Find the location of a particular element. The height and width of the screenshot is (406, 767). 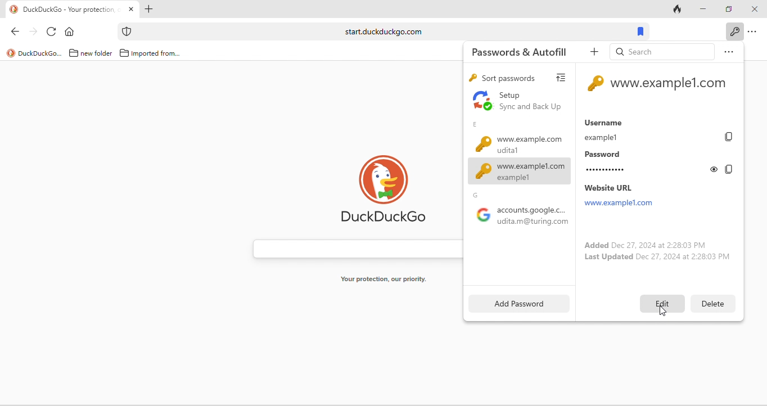

password is located at coordinates (603, 154).